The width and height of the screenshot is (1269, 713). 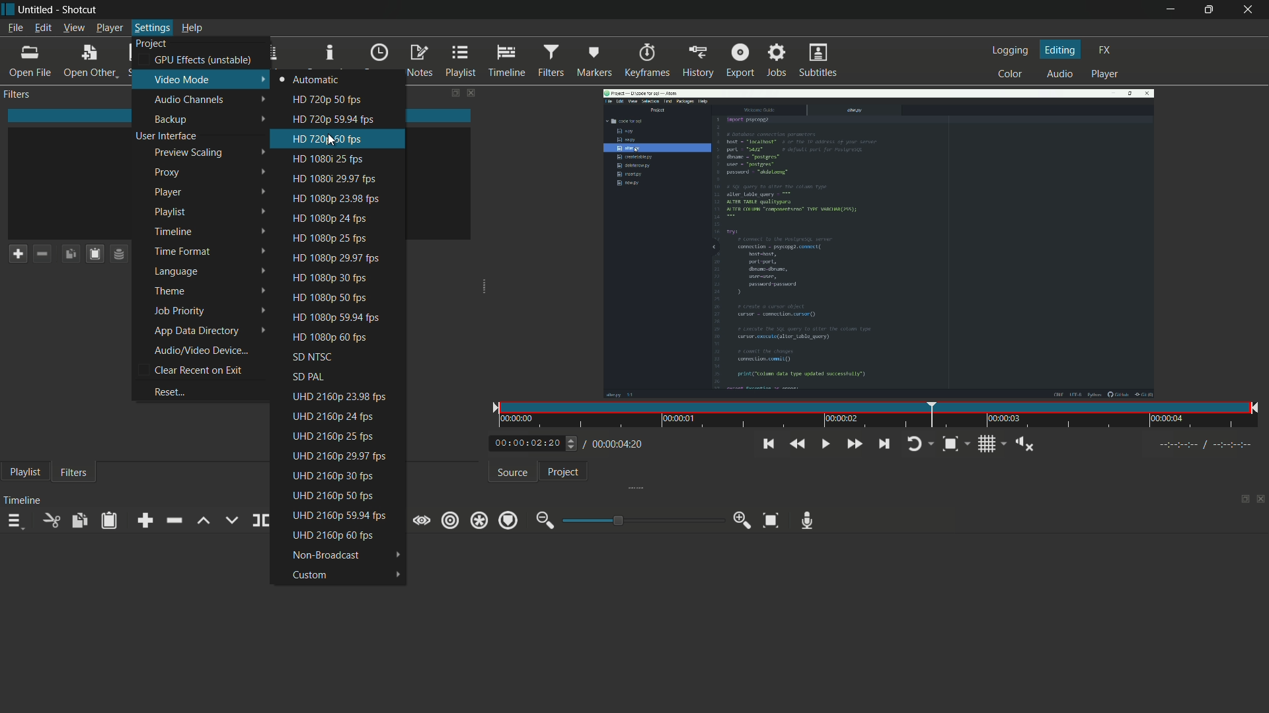 I want to click on language, so click(x=211, y=272).